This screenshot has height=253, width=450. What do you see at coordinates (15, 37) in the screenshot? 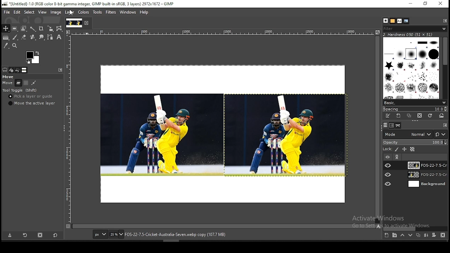
I see `brush tool` at bounding box center [15, 37].